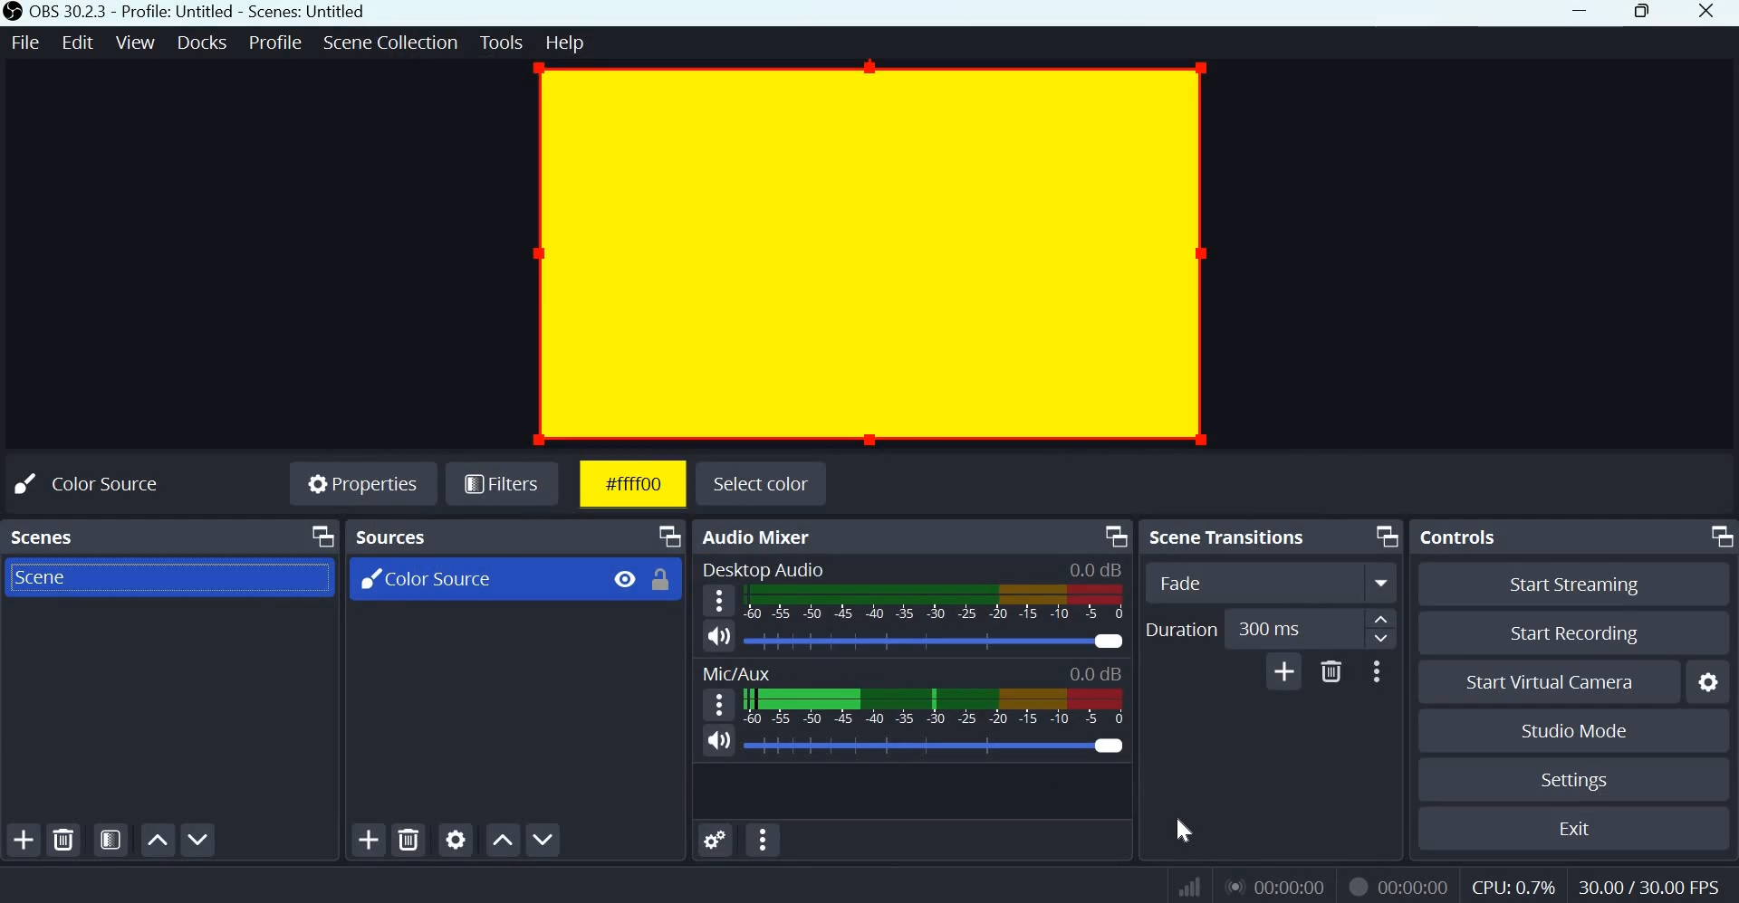 The height and width of the screenshot is (903, 1739). Describe the element at coordinates (1582, 828) in the screenshot. I see `Exit` at that location.